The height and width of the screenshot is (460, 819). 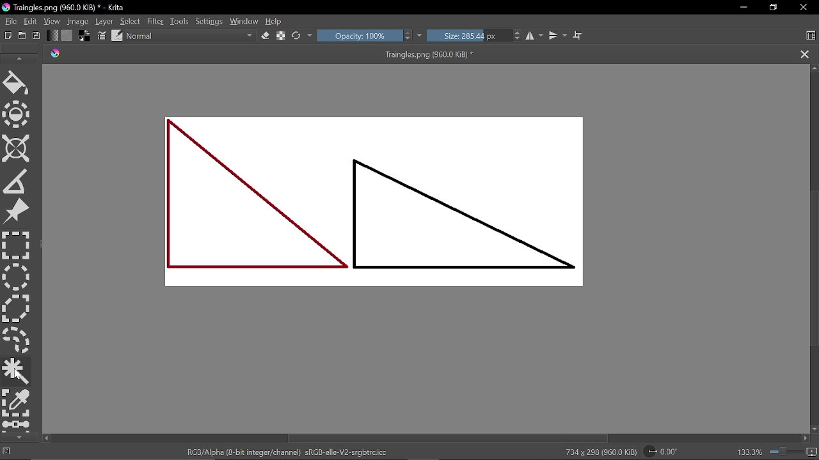 What do you see at coordinates (17, 213) in the screenshot?
I see `Refference tool` at bounding box center [17, 213].